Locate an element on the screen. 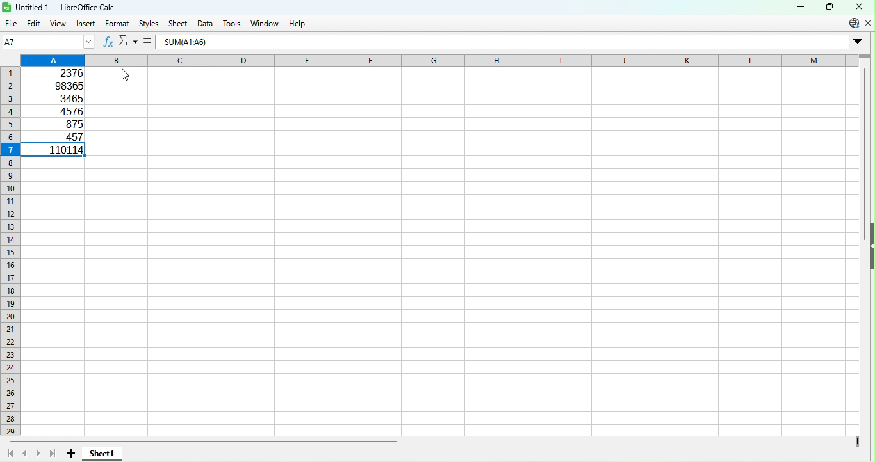 Image resolution: width=875 pixels, height=462 pixels. Tools is located at coordinates (233, 24).